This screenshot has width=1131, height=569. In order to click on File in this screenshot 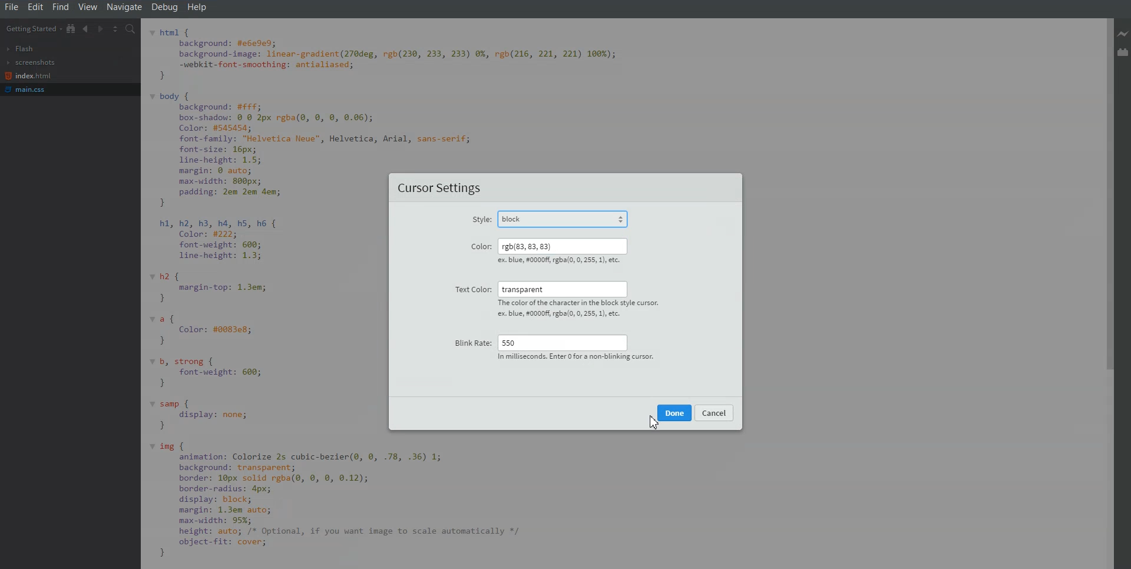, I will do `click(11, 7)`.